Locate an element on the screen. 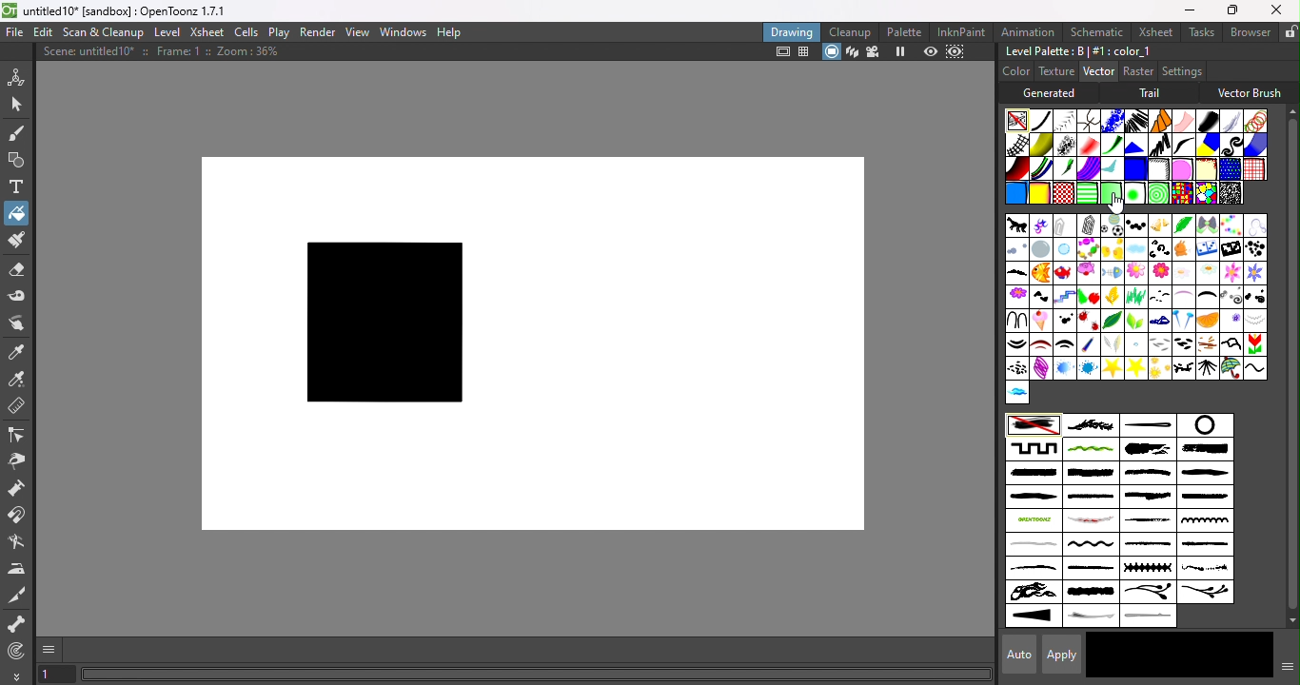 The width and height of the screenshot is (1300, 685). scratch is located at coordinates (1088, 521).